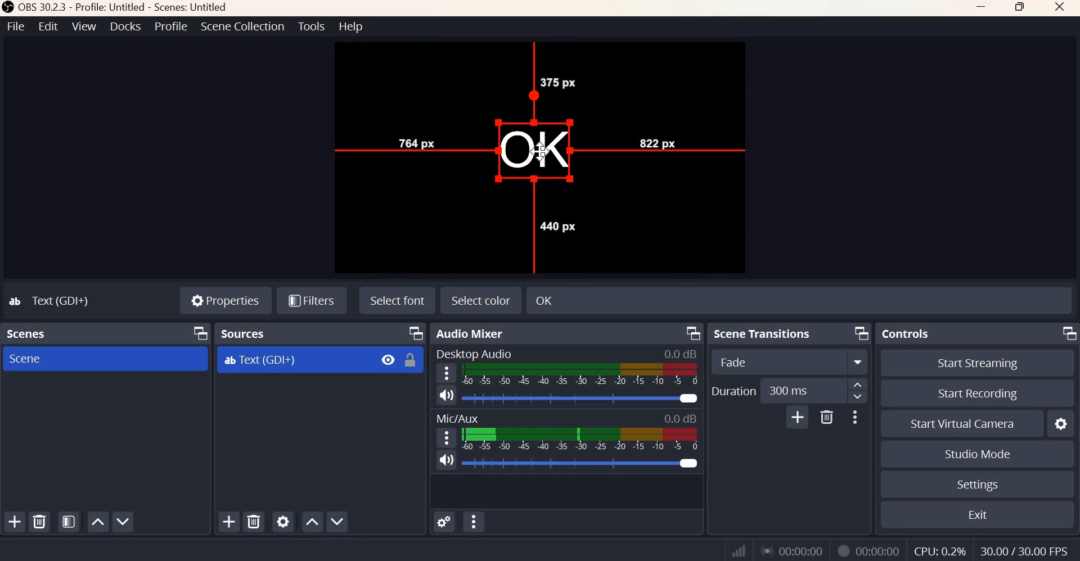  What do you see at coordinates (979, 364) in the screenshot?
I see `start streaming` at bounding box center [979, 364].